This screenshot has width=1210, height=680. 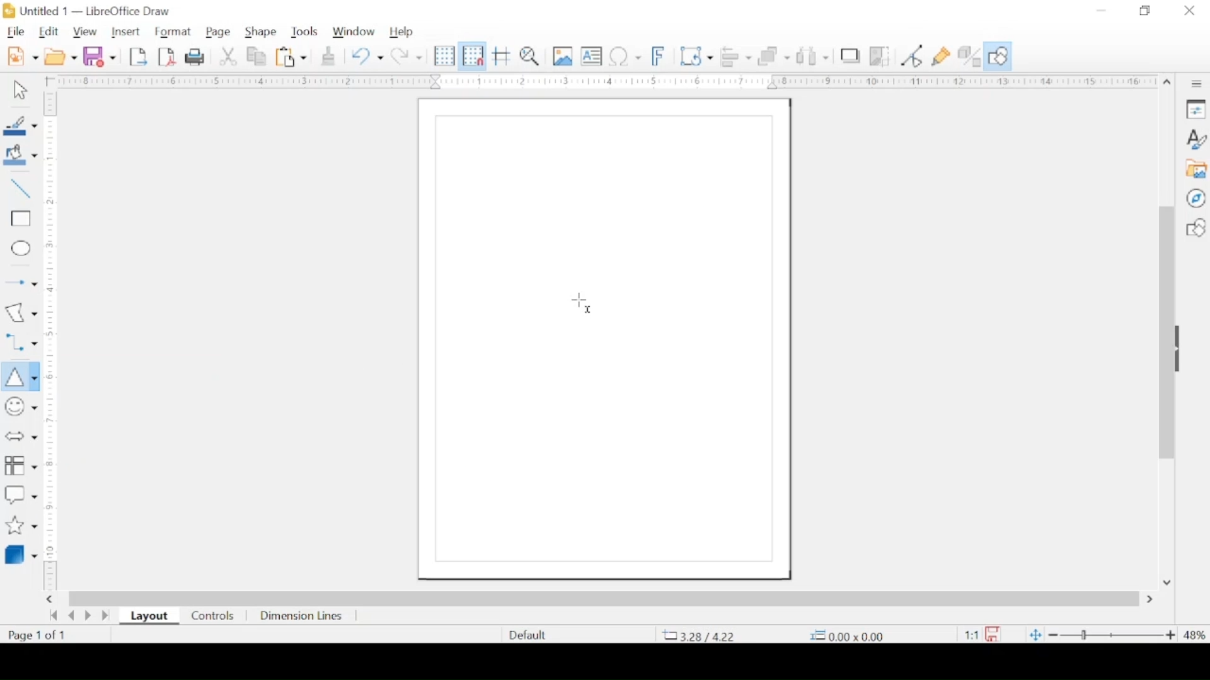 I want to click on clone formatting, so click(x=328, y=55).